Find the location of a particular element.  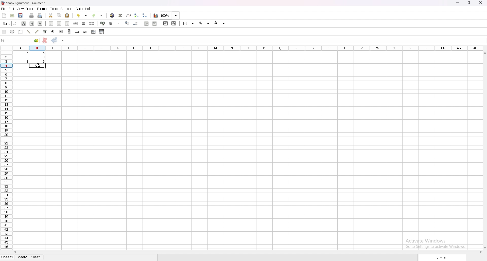

summation is located at coordinates (120, 15).